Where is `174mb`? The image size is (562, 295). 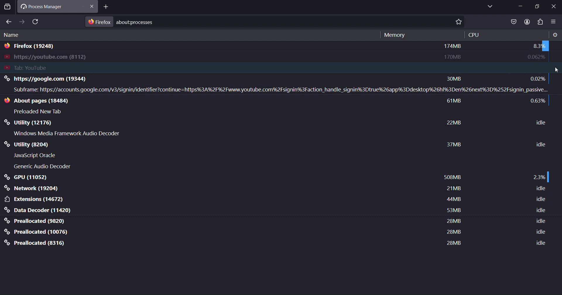 174mb is located at coordinates (453, 46).